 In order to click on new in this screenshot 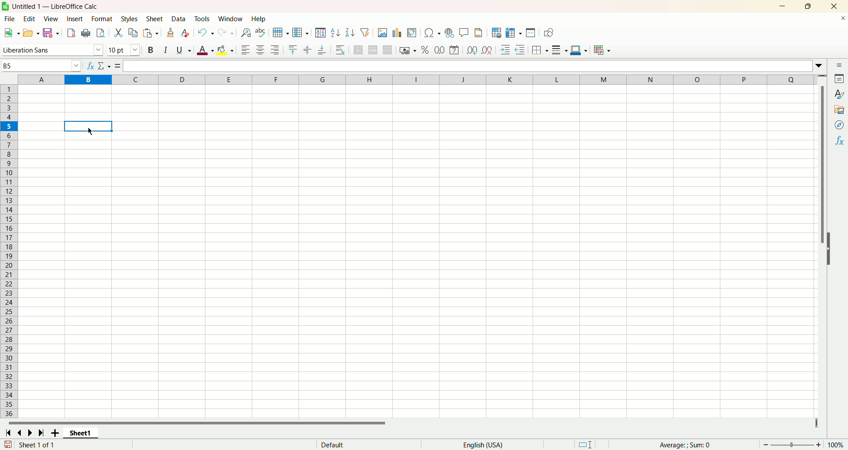, I will do `click(12, 33)`.